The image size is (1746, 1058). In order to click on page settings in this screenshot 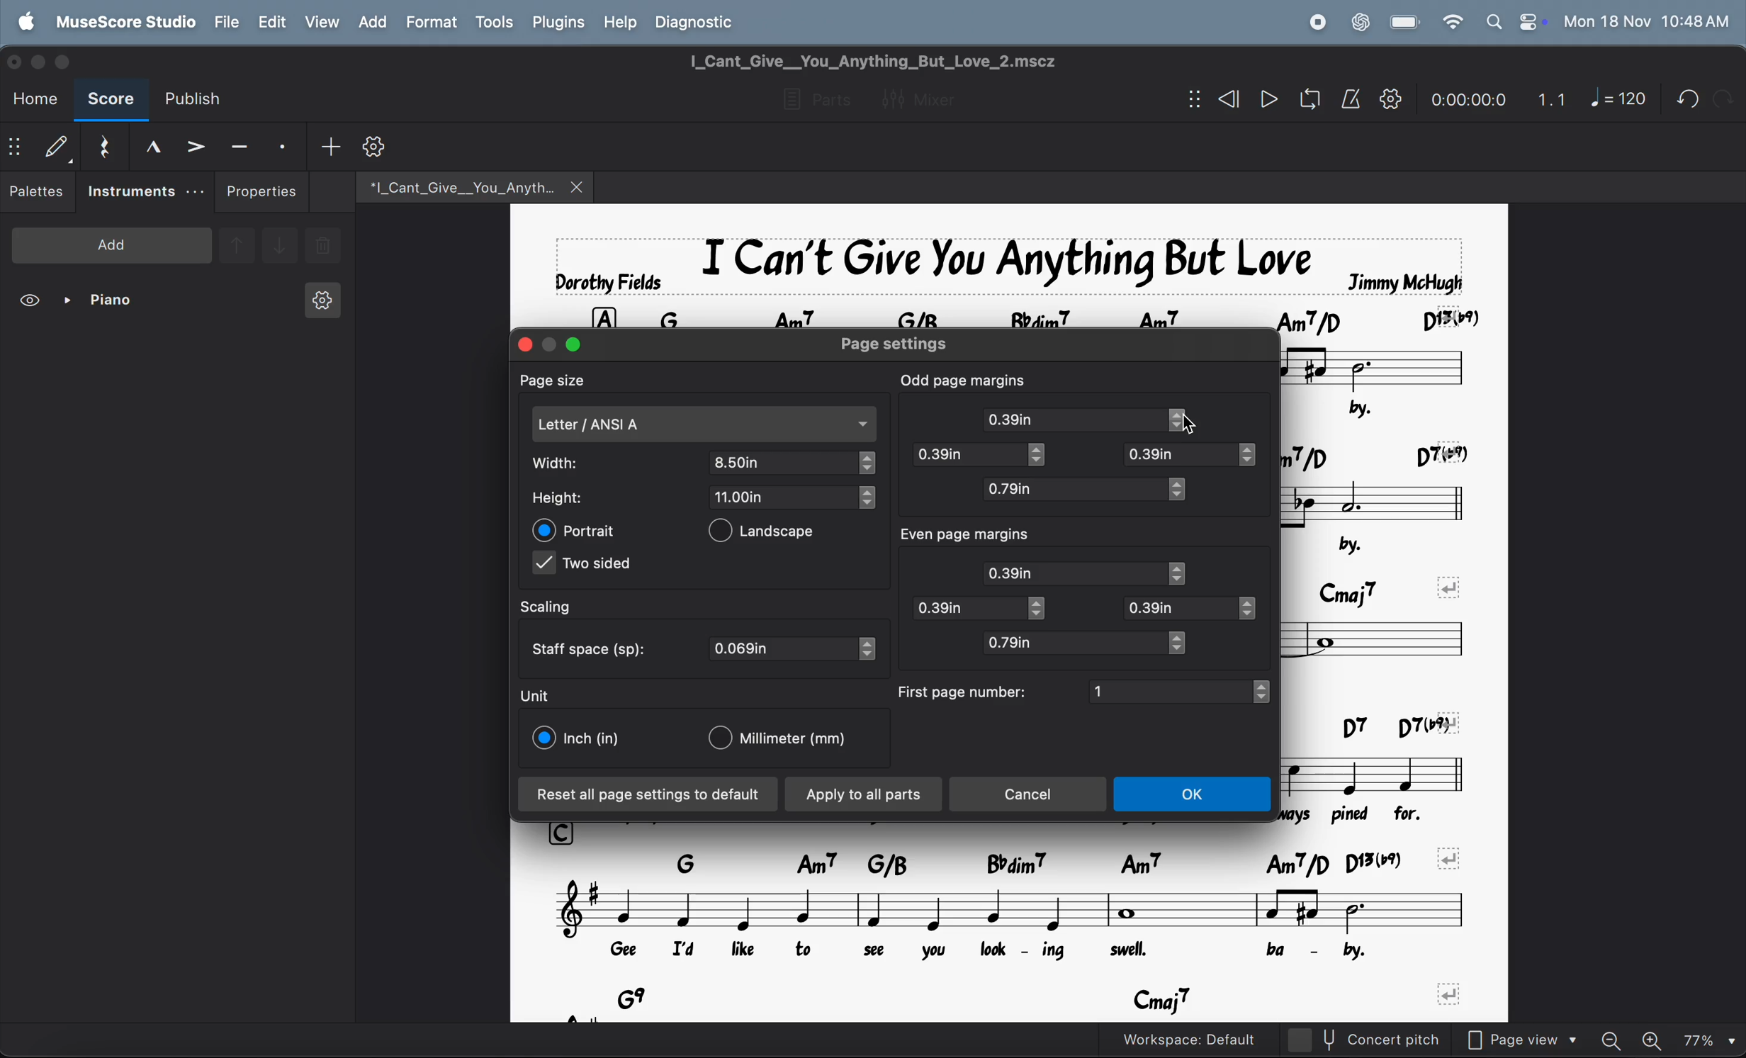, I will do `click(913, 344)`.